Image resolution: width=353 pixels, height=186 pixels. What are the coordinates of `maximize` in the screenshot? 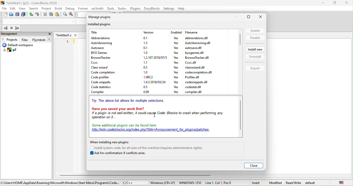 It's located at (250, 17).